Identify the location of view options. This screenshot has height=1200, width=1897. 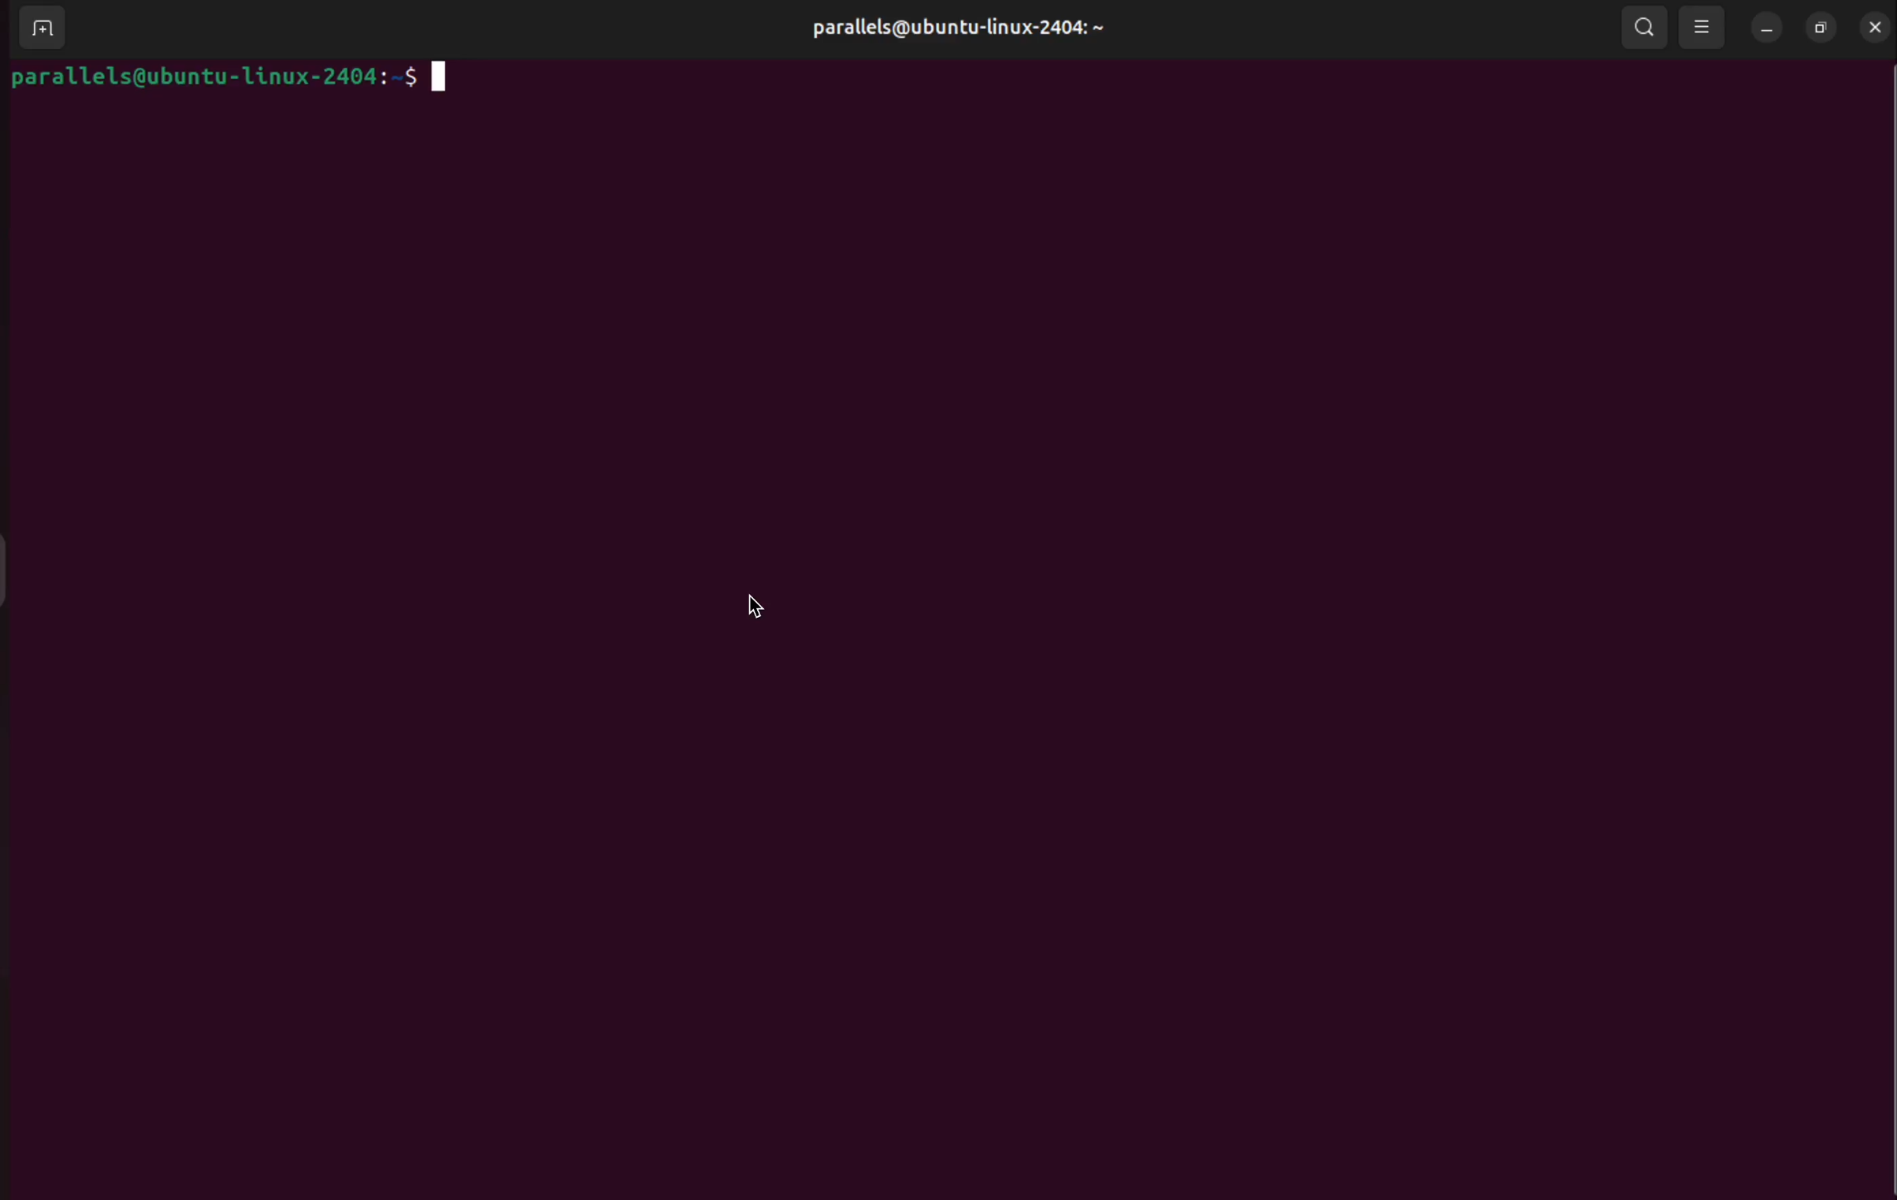
(1704, 30).